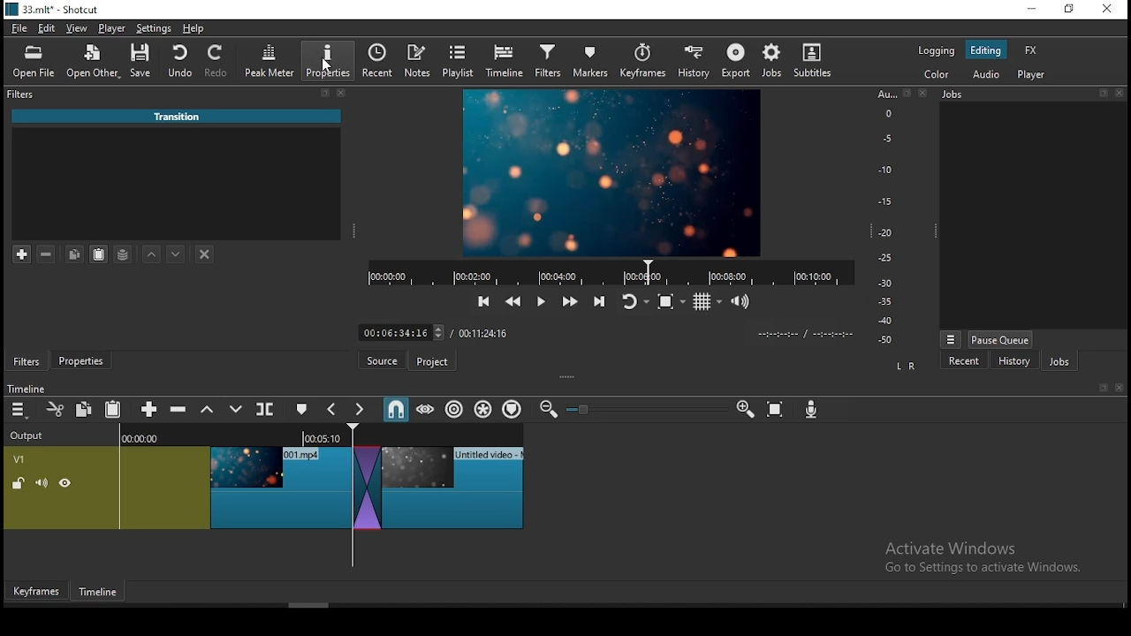  What do you see at coordinates (97, 254) in the screenshot?
I see `paste filter` at bounding box center [97, 254].